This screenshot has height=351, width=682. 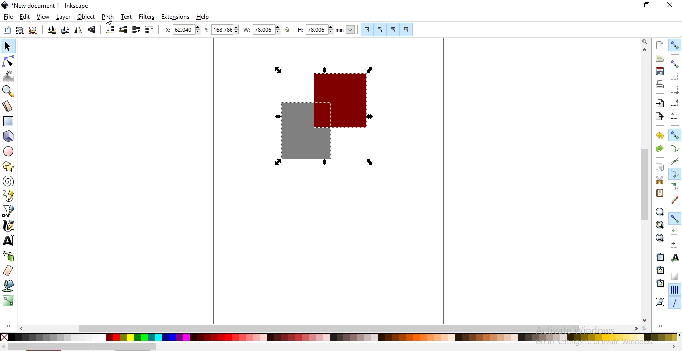 What do you see at coordinates (675, 89) in the screenshot?
I see `snap bounding box corners` at bounding box center [675, 89].